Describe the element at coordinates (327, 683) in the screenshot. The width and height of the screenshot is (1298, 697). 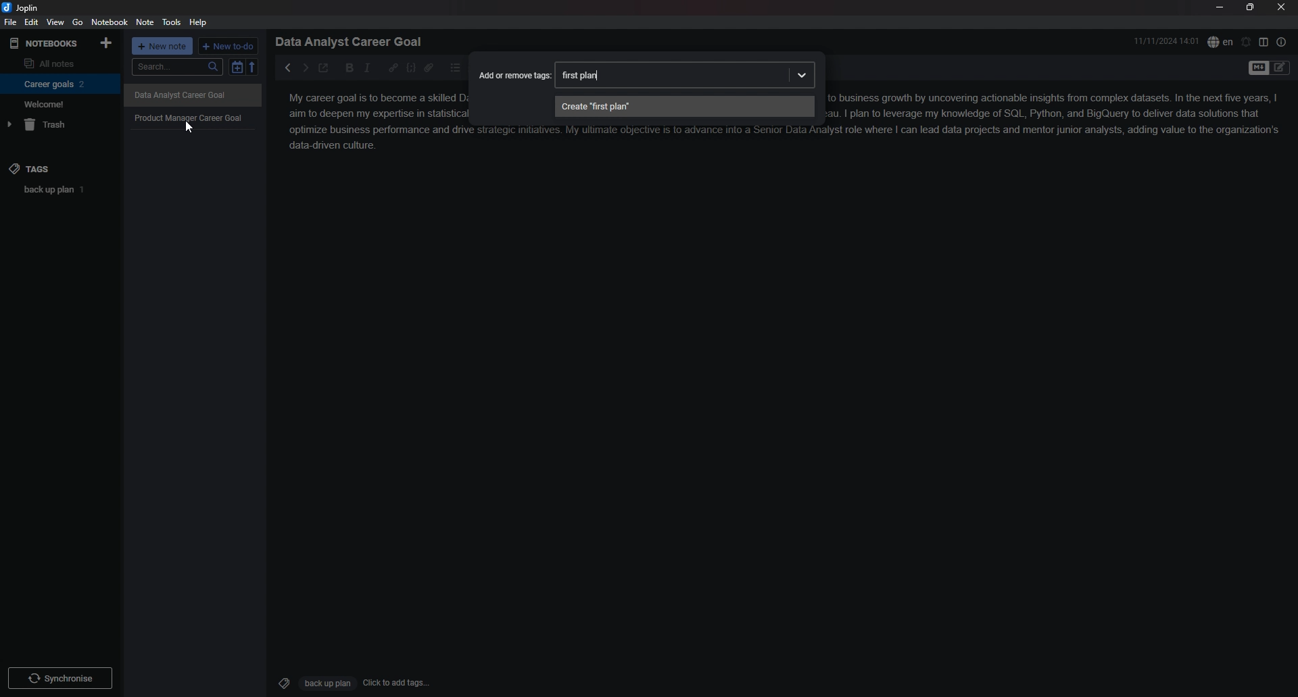
I see `Back up plan` at that location.